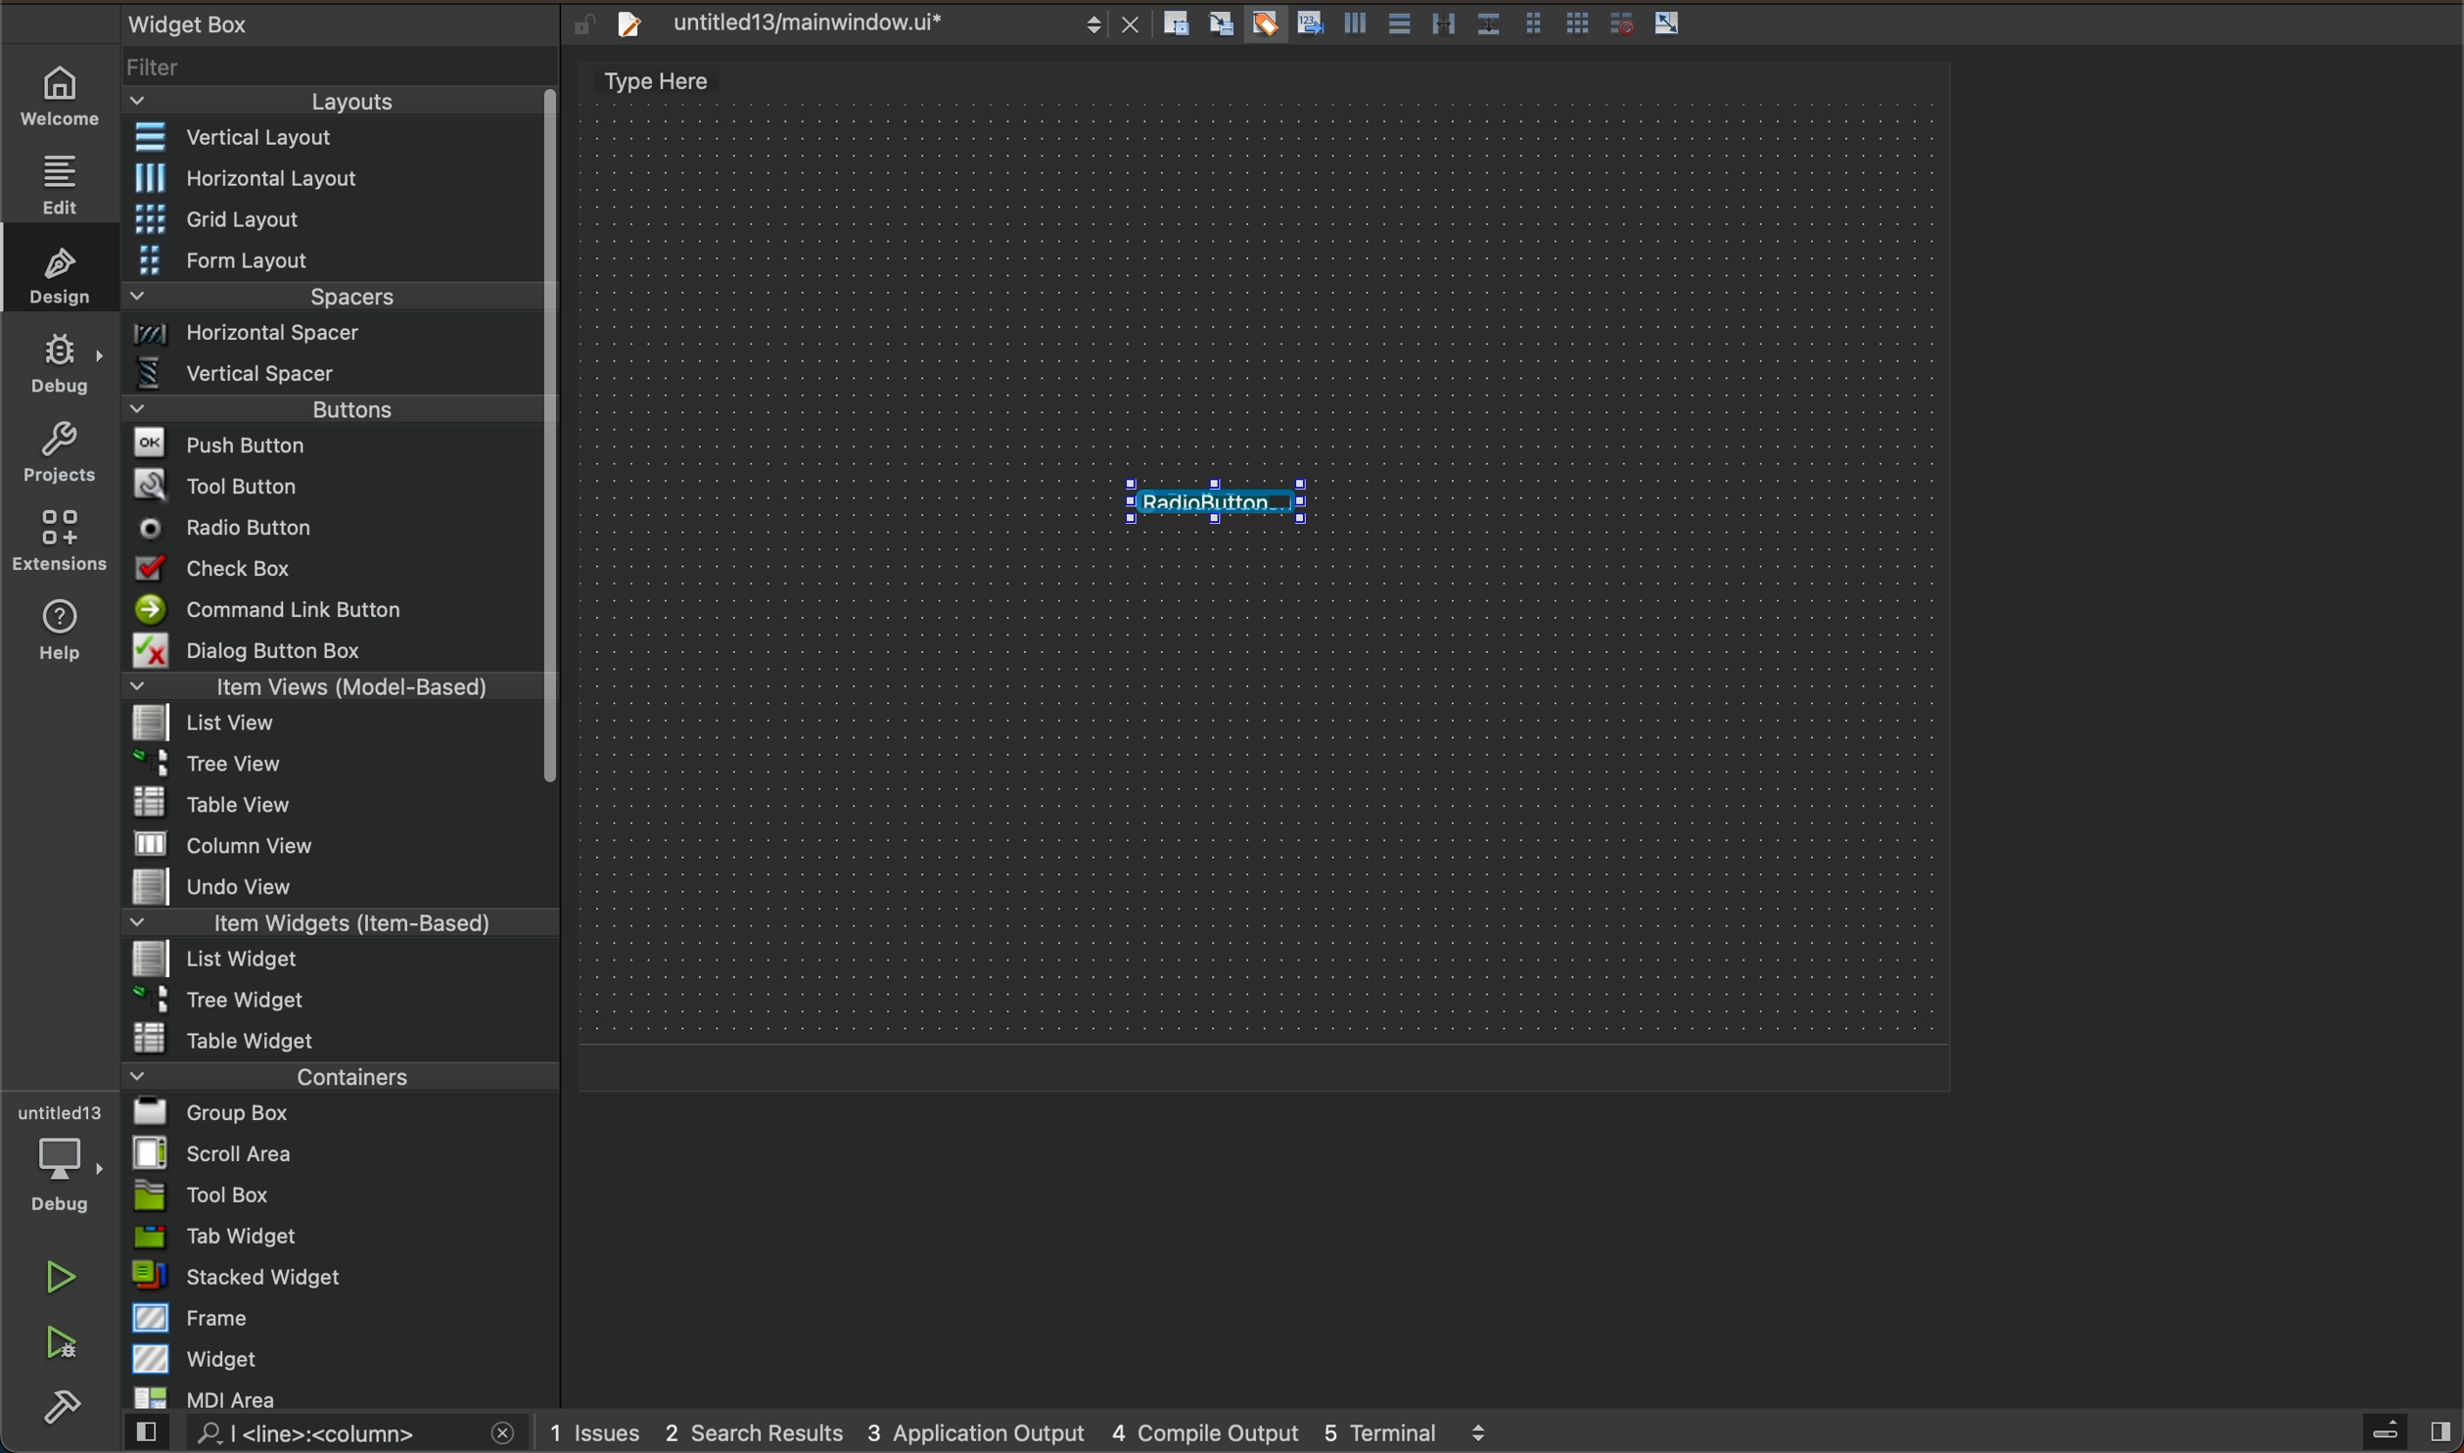 This screenshot has height=1453, width=2464. Describe the element at coordinates (62, 1409) in the screenshot. I see `build` at that location.